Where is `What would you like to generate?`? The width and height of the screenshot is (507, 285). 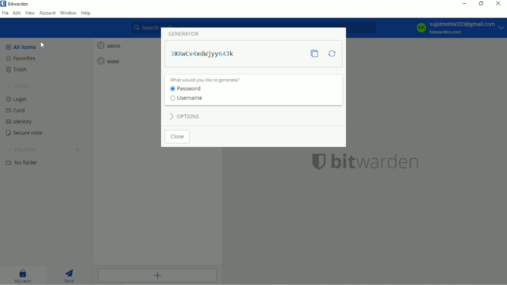 What would you like to generate? is located at coordinates (206, 79).